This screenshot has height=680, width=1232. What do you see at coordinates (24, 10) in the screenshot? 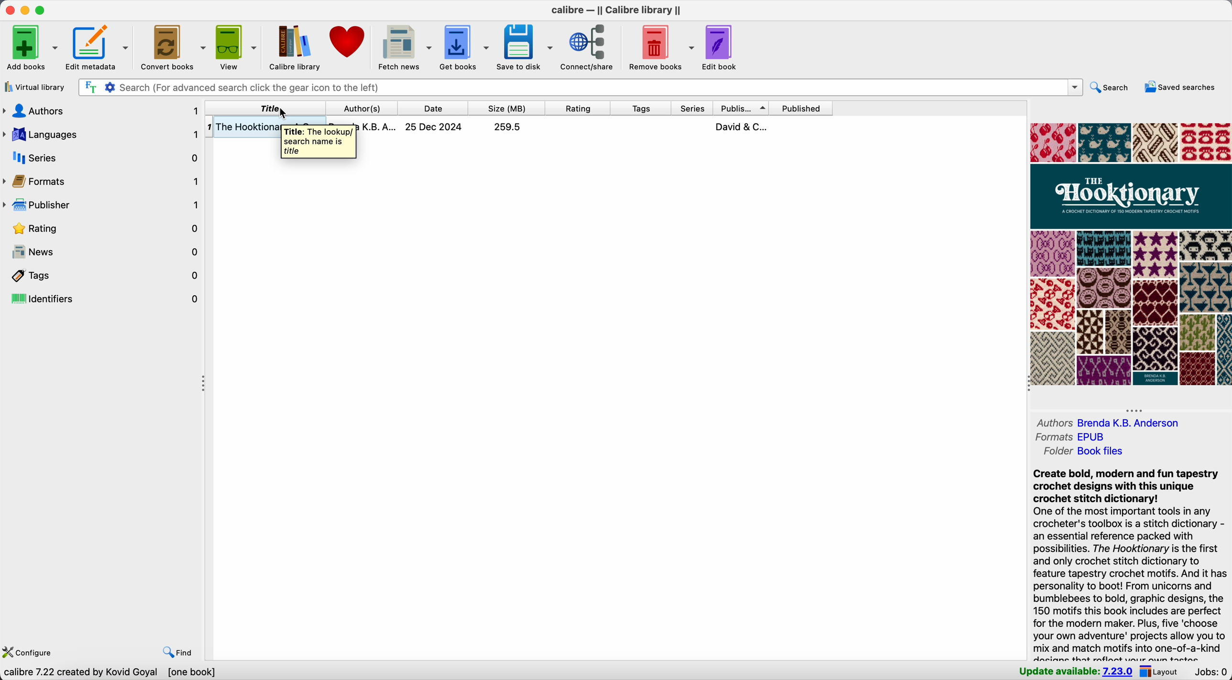
I see `minimize` at bounding box center [24, 10].